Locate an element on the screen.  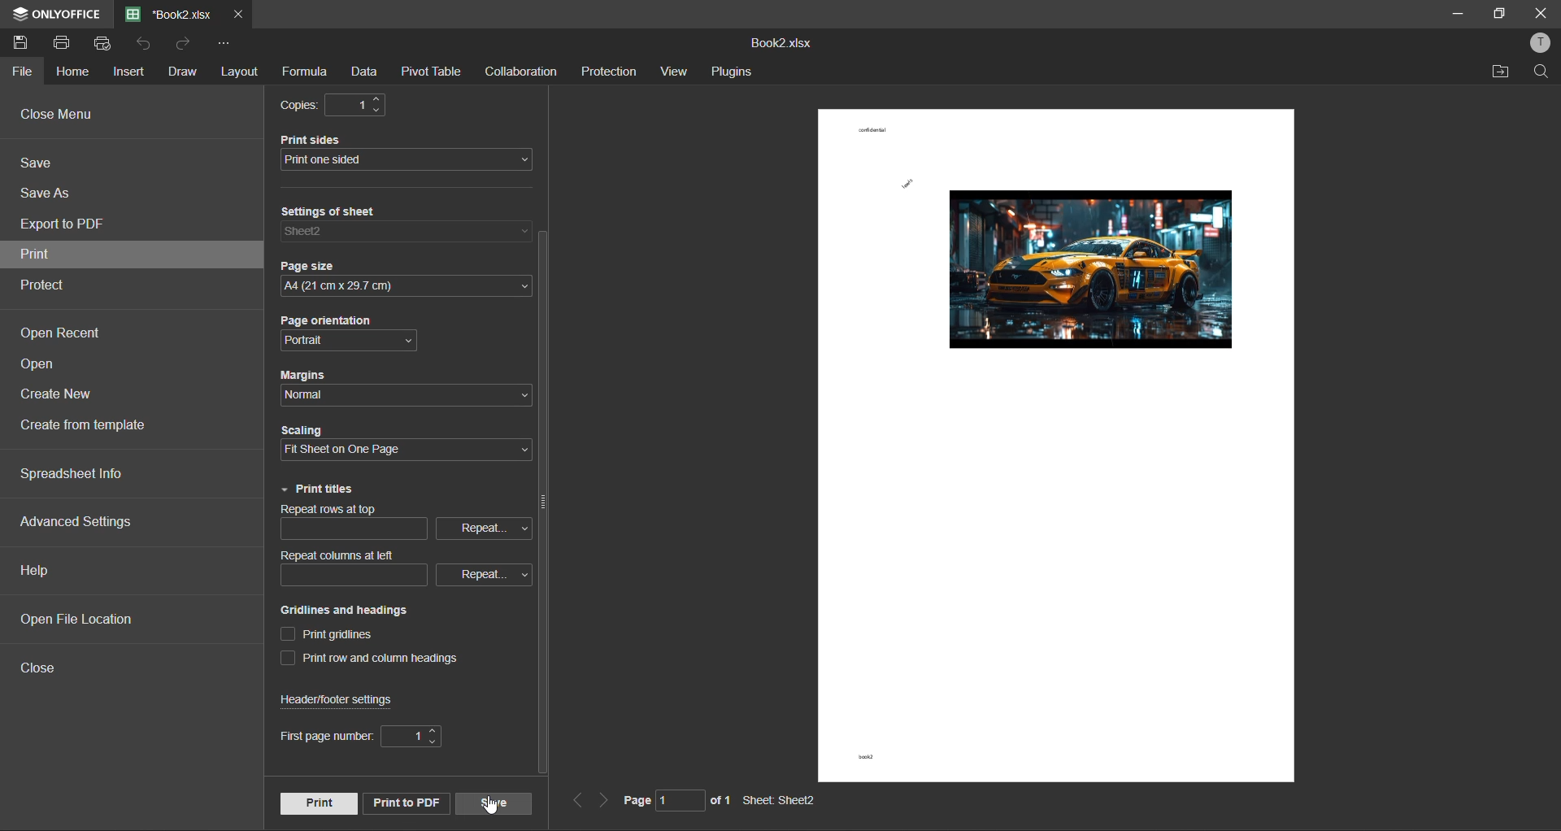
pivot table is located at coordinates (430, 72).